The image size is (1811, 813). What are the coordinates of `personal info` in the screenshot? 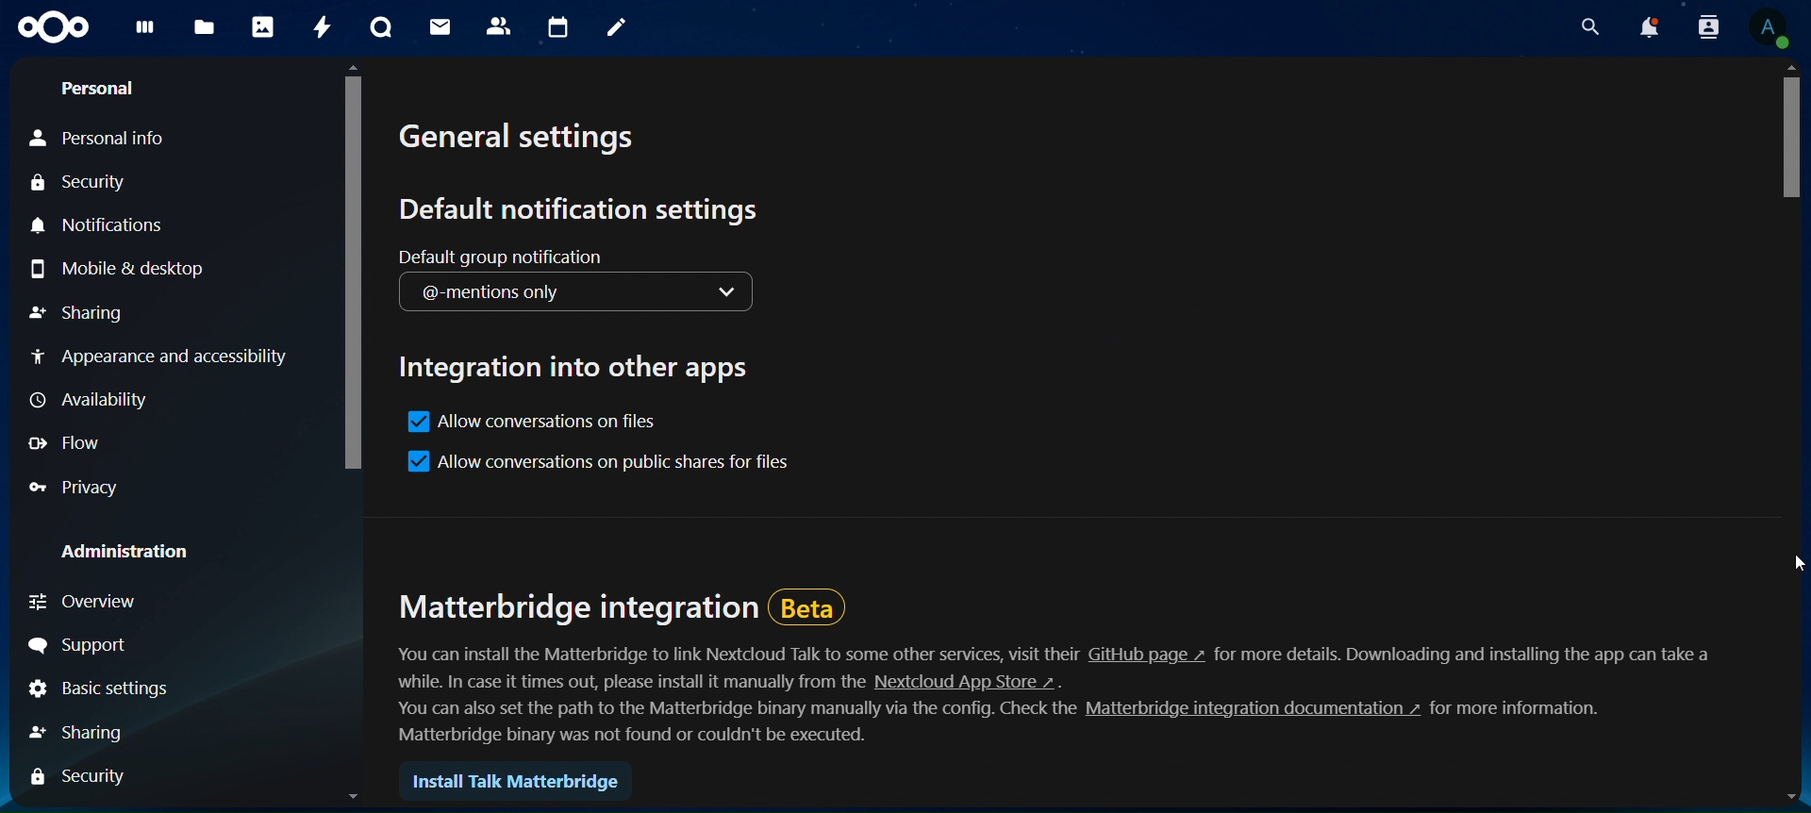 It's located at (103, 137).